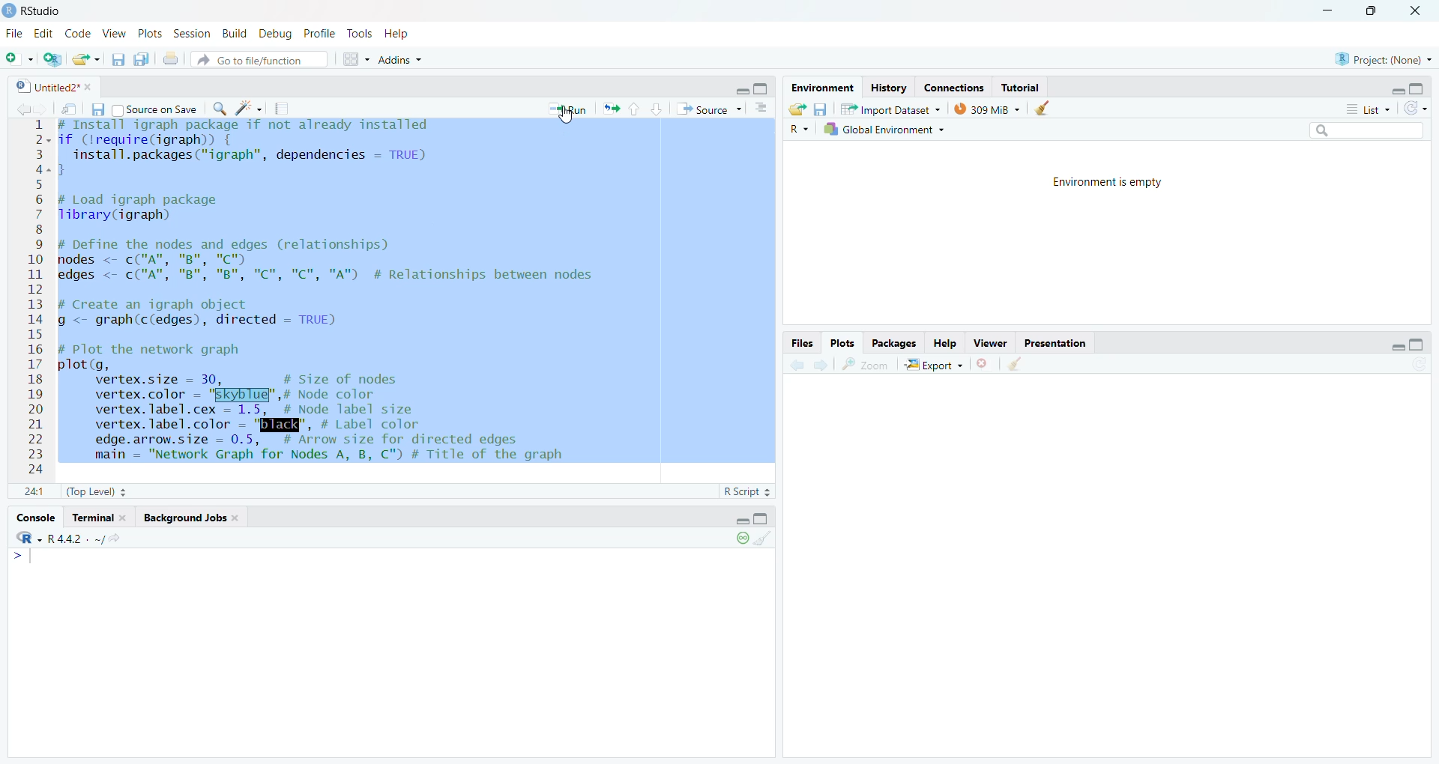  I want to click on Source on Save, so click(159, 110).